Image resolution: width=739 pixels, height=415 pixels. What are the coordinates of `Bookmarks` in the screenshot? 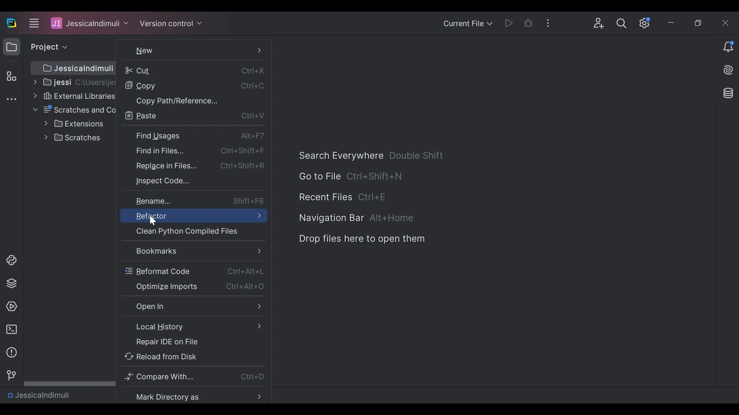 It's located at (195, 251).